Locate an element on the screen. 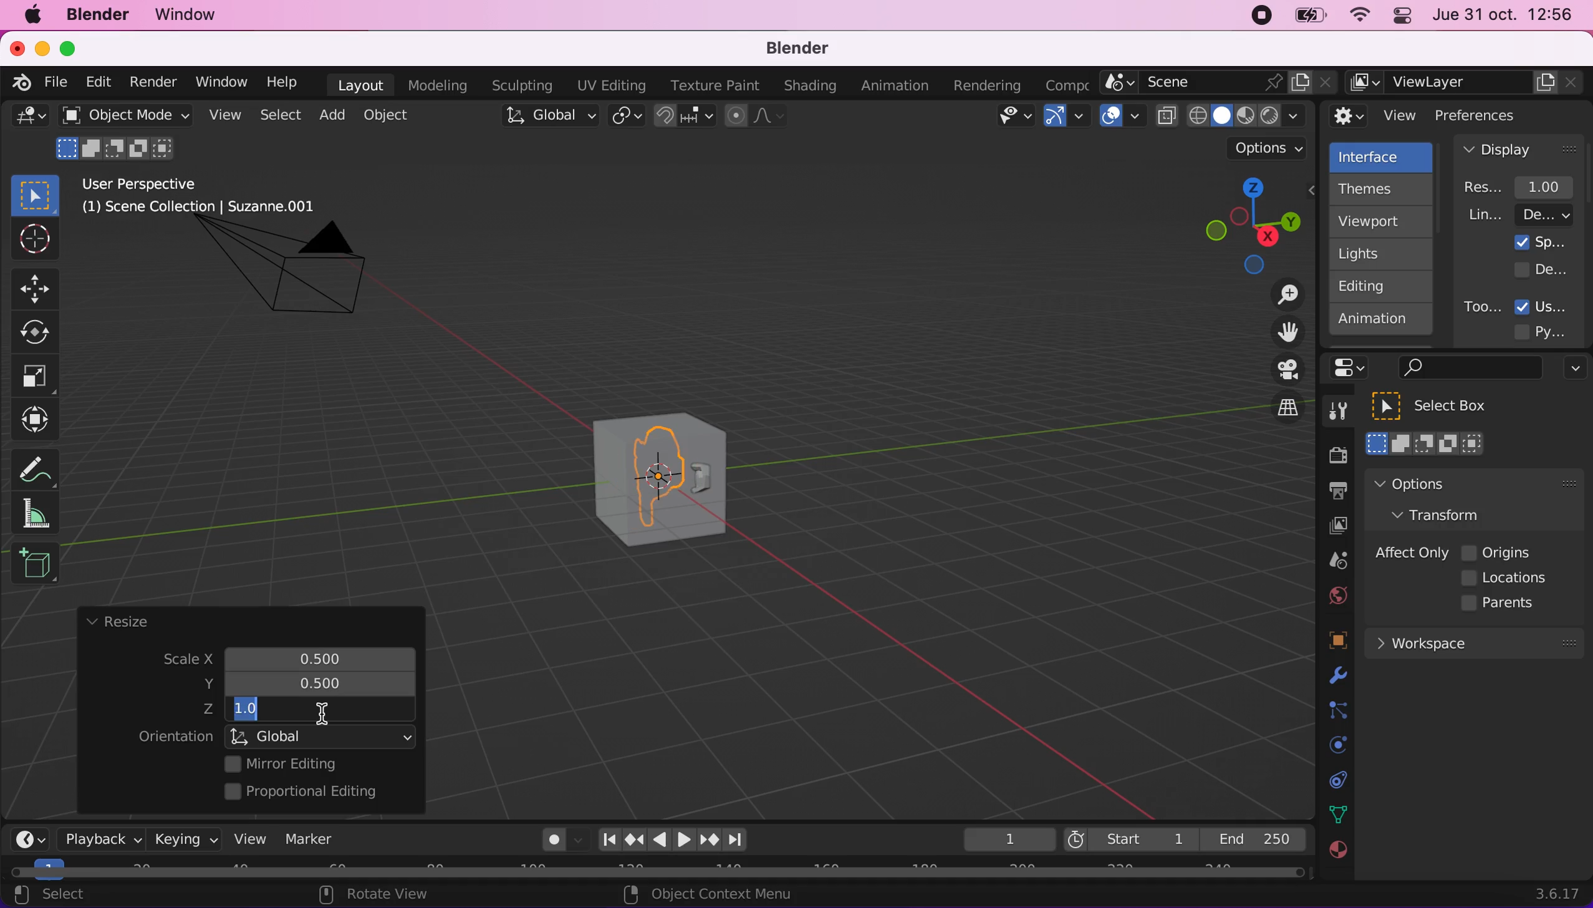 This screenshot has height=908, width=1593. objects is located at coordinates (1322, 642).